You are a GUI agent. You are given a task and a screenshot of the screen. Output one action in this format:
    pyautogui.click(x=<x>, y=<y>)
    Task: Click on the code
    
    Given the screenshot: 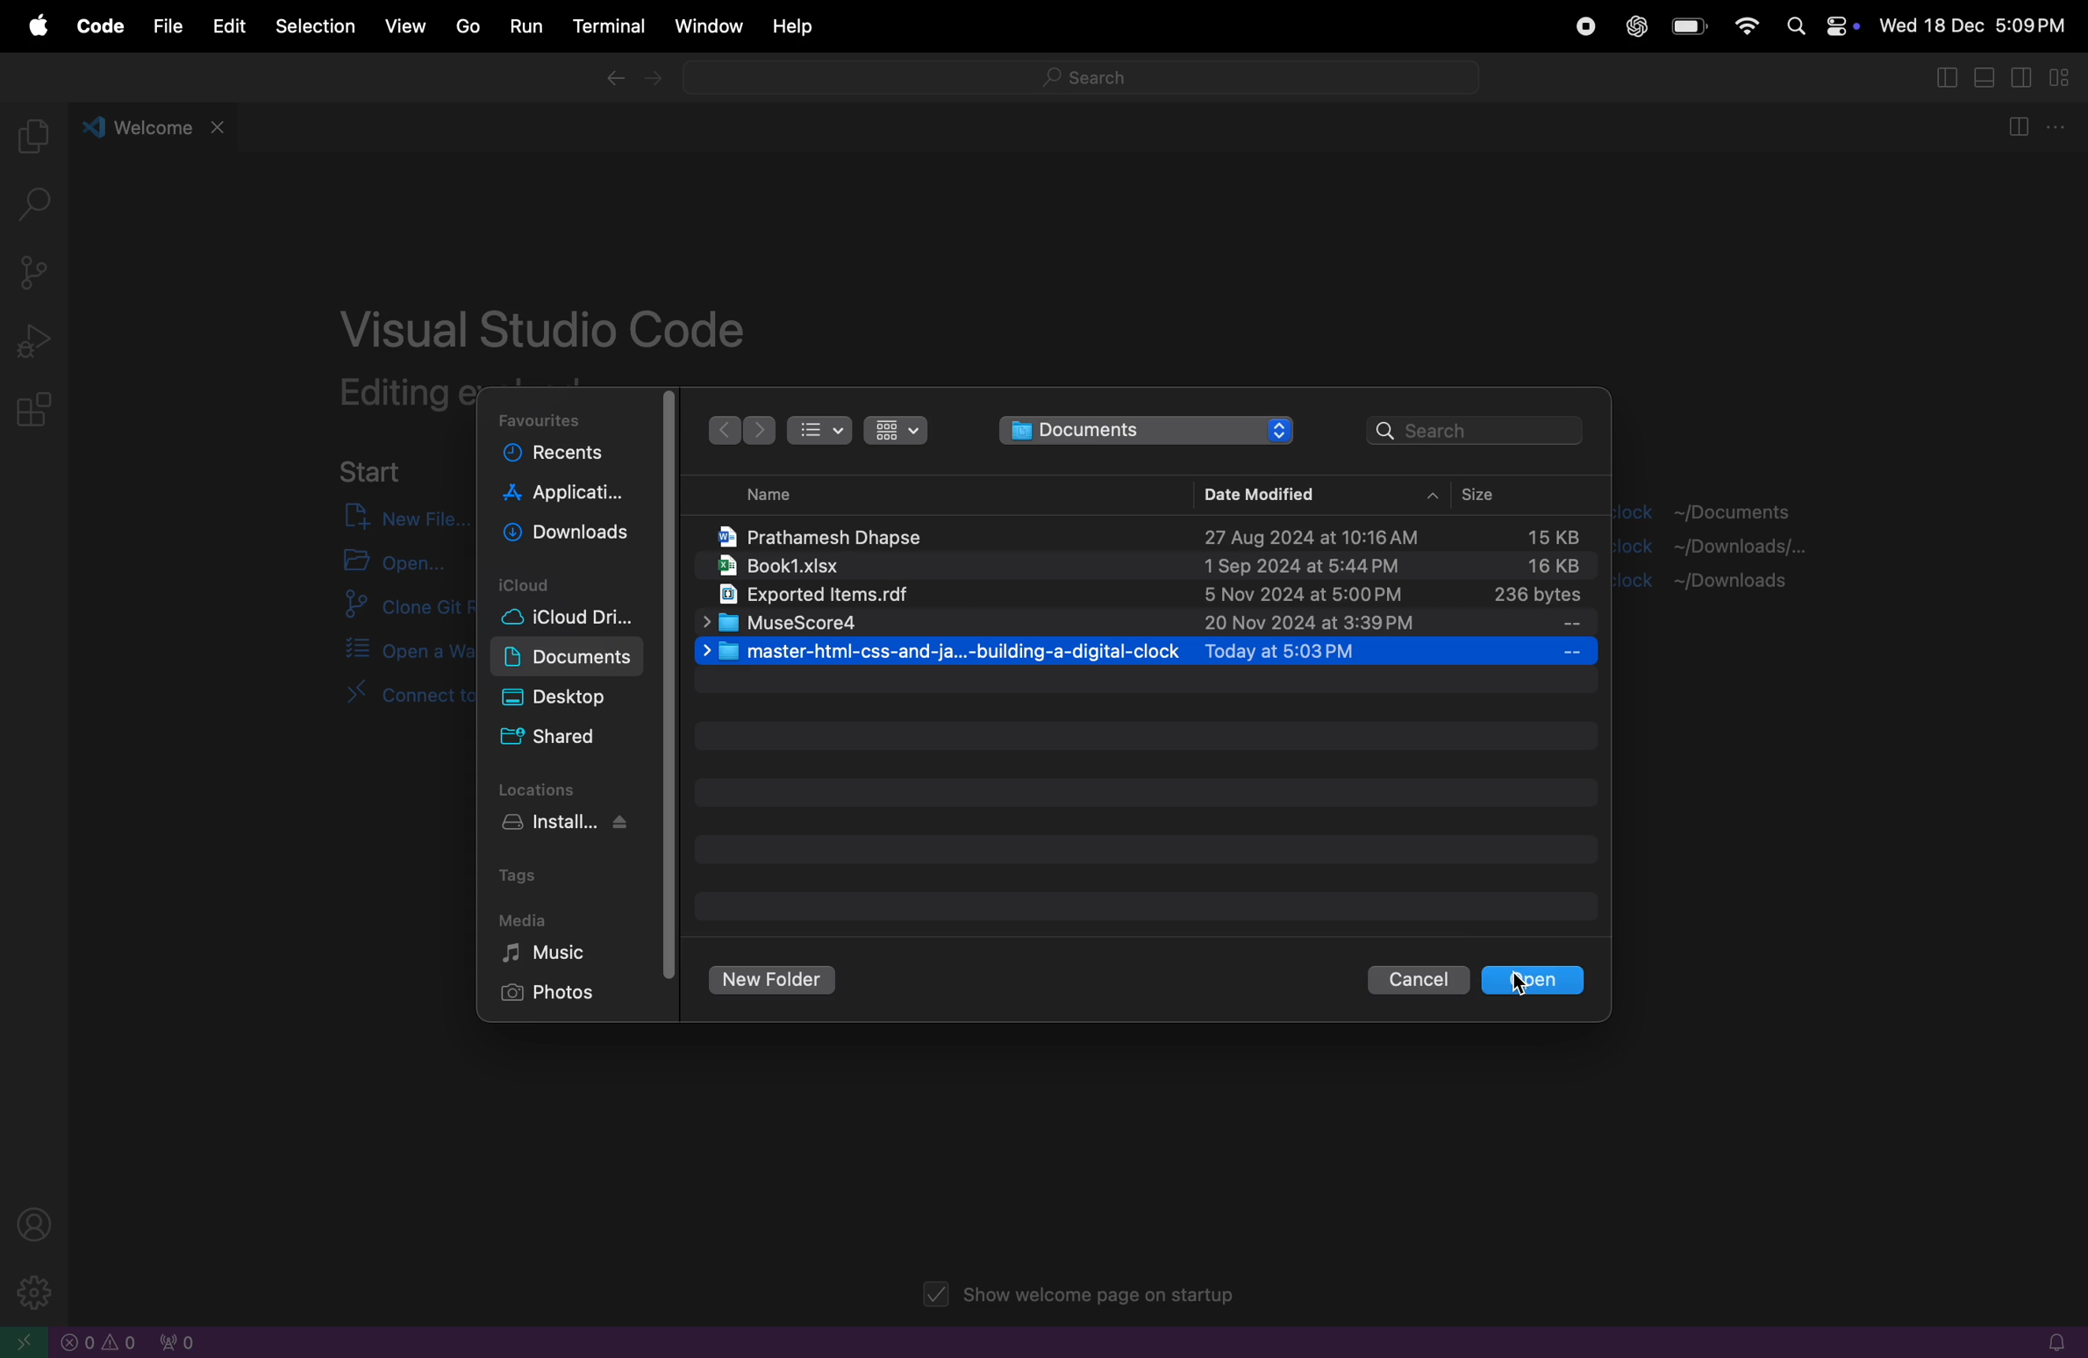 What is the action you would take?
    pyautogui.click(x=96, y=28)
    